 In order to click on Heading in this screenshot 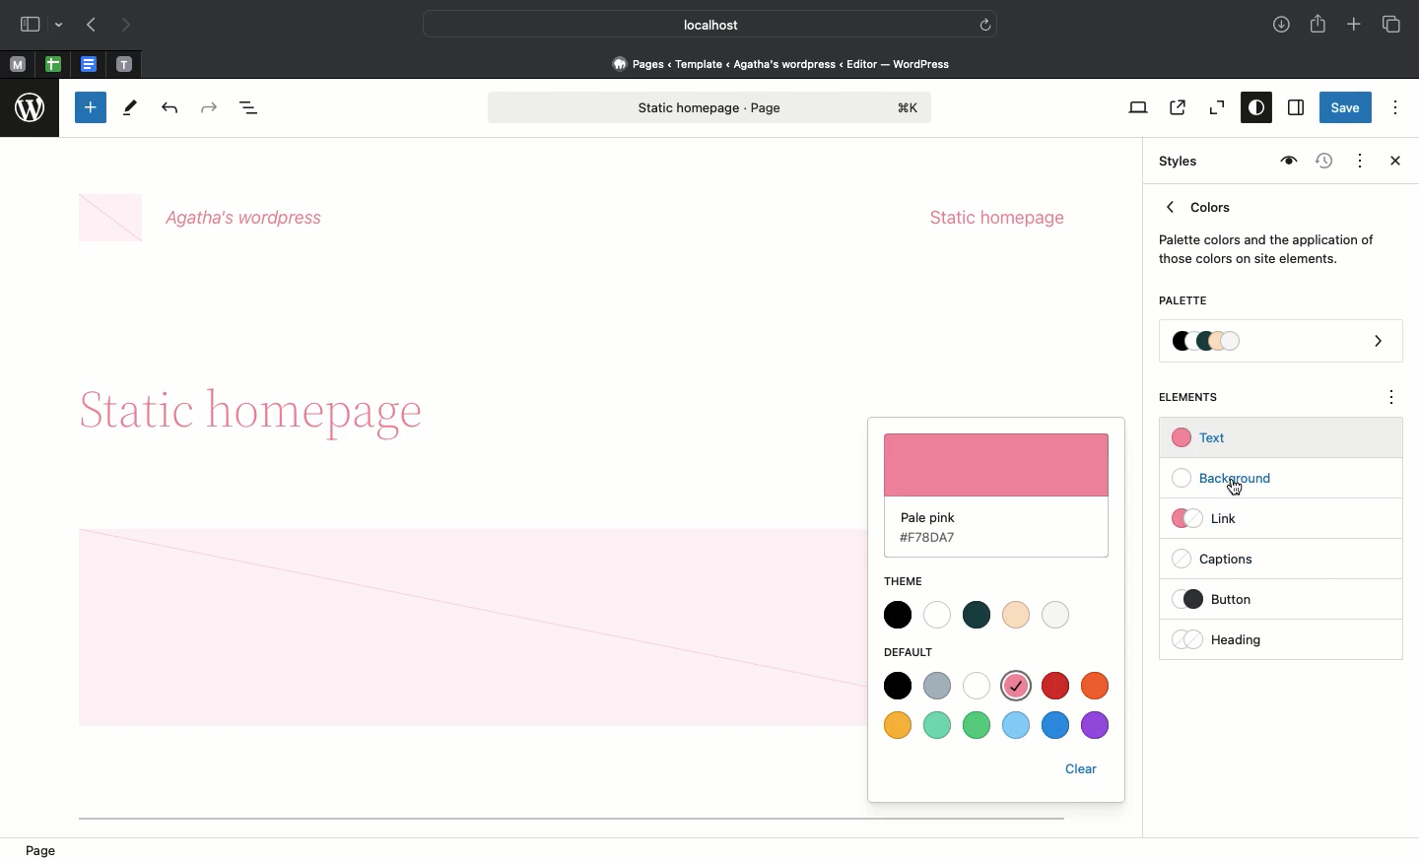, I will do `click(1222, 639)`.